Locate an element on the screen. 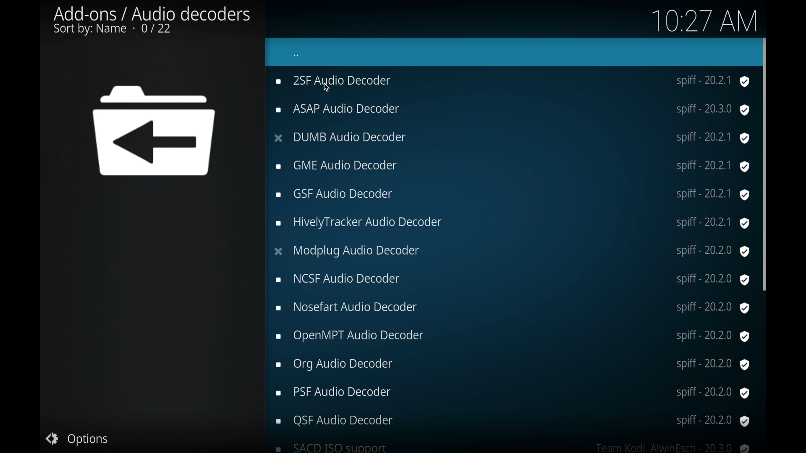 The height and width of the screenshot is (453, 806). add-ons/ audio decoders is located at coordinates (152, 21).